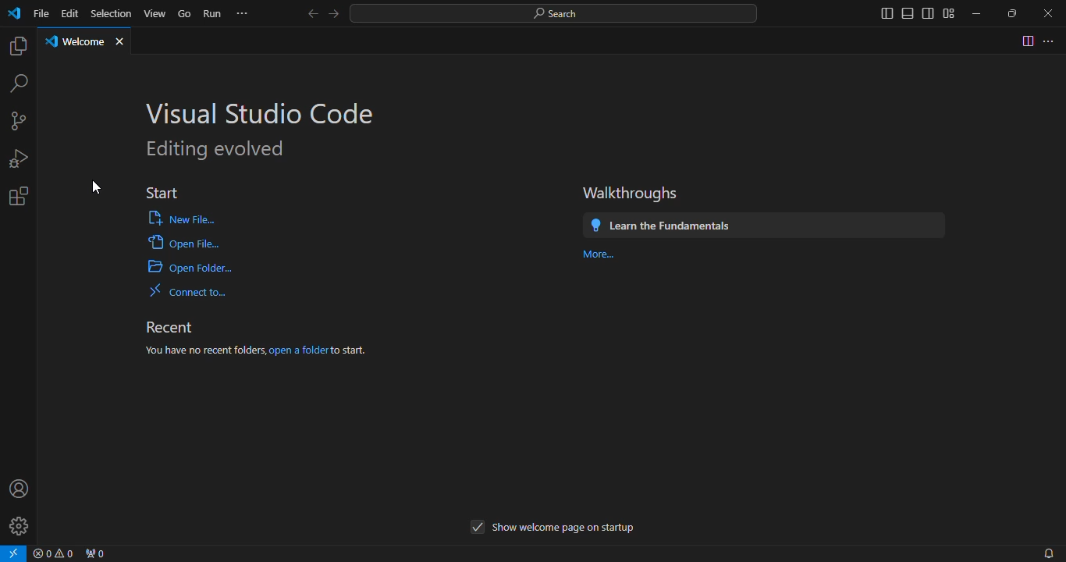 The image size is (1066, 562). I want to click on find, so click(18, 83).